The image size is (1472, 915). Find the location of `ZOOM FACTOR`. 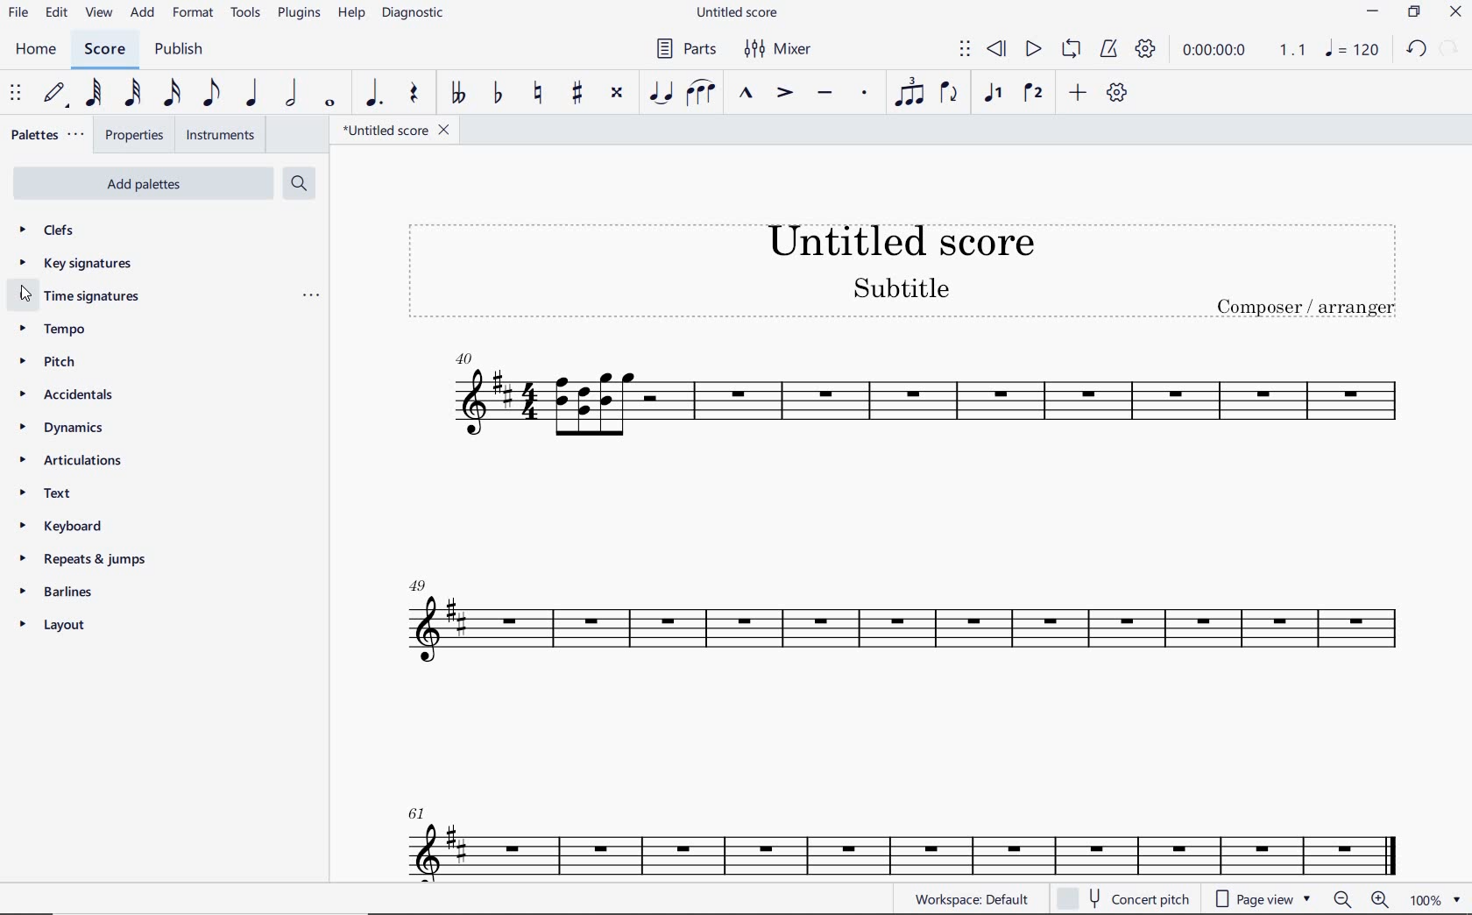

ZOOM FACTOR is located at coordinates (1434, 900).